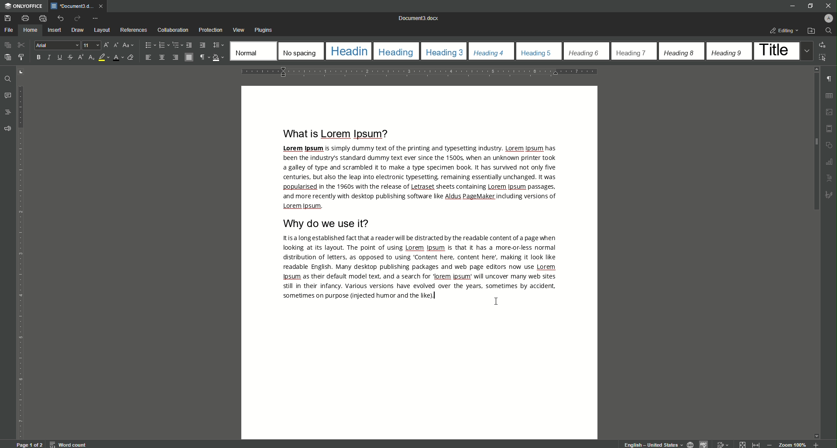  Describe the element at coordinates (89, 45) in the screenshot. I see `Font Size` at that location.